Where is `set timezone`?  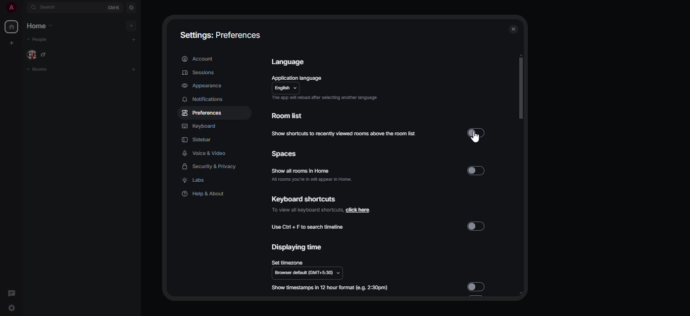 set timezone is located at coordinates (287, 262).